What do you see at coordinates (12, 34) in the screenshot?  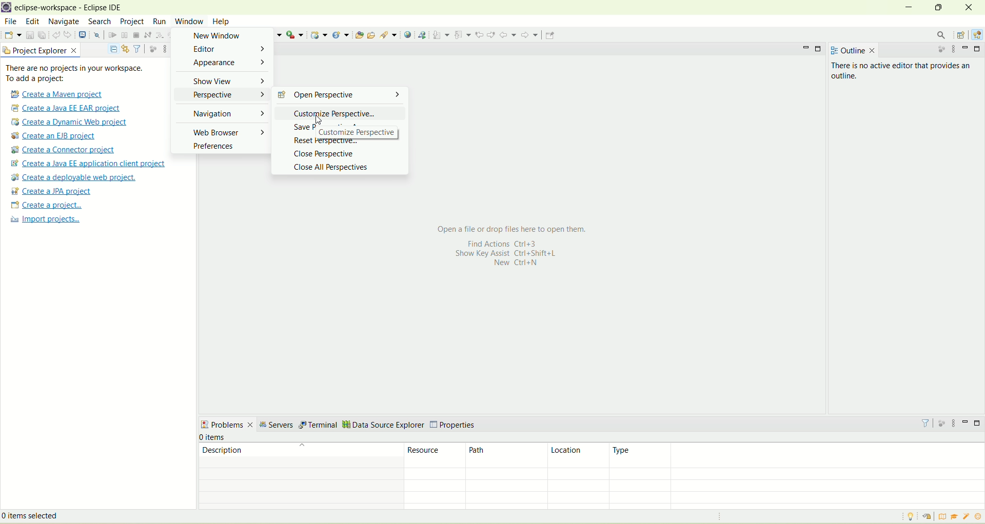 I see `new` at bounding box center [12, 34].